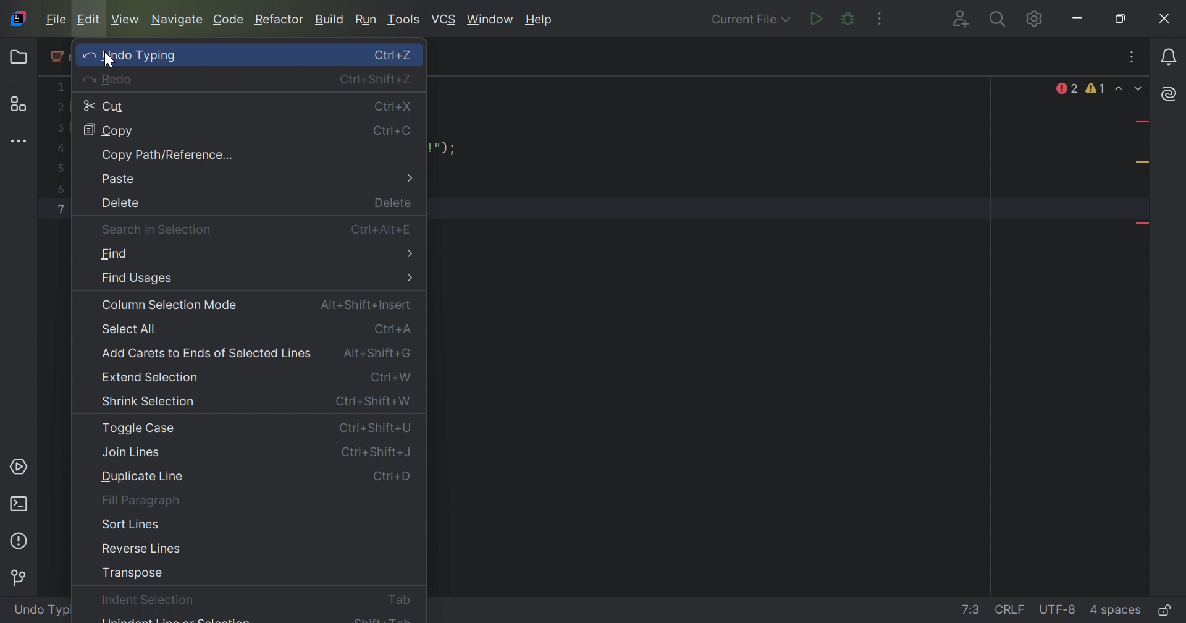 The height and width of the screenshot is (623, 1186). Describe the element at coordinates (132, 57) in the screenshot. I see `Undo Typing` at that location.